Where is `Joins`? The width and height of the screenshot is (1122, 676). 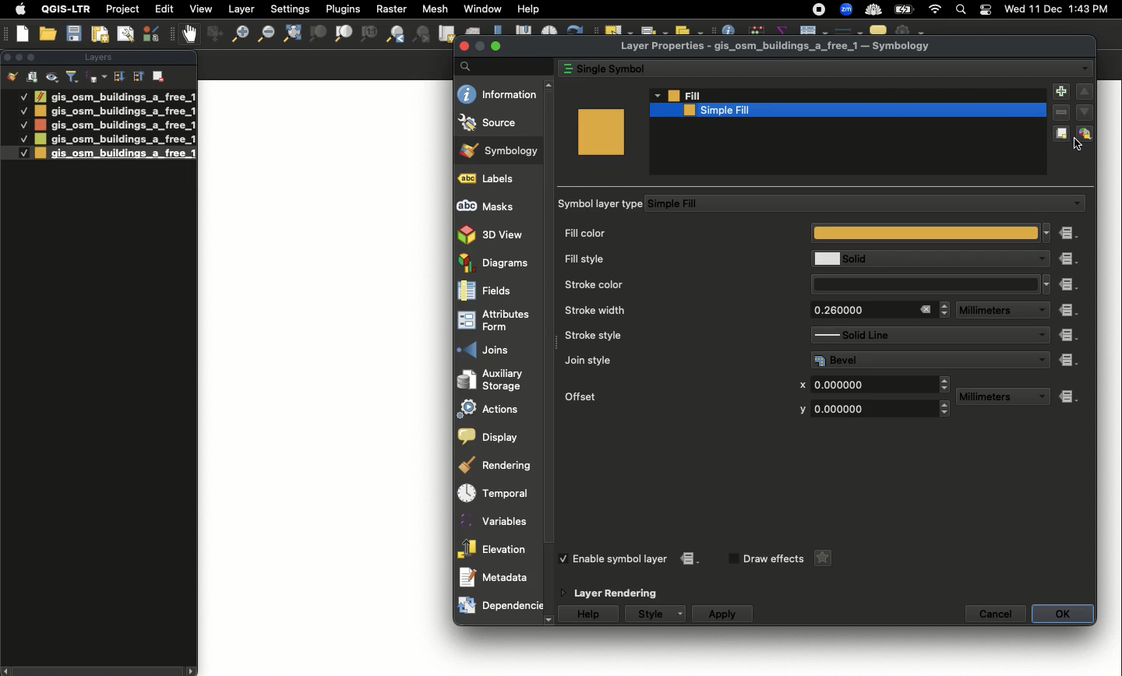
Joins is located at coordinates (498, 349).